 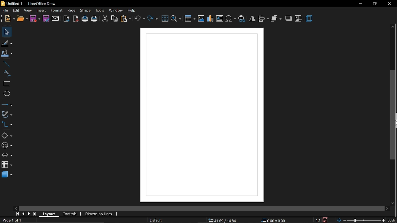 I want to click on insert chart, so click(x=210, y=19).